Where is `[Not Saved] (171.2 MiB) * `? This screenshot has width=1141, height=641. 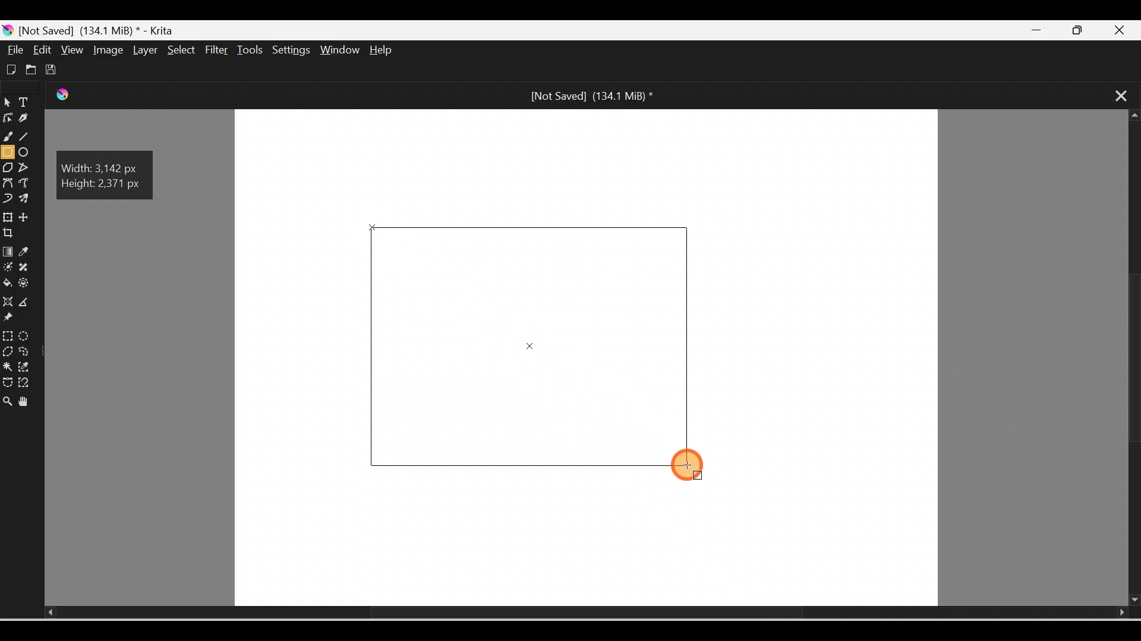
[Not Saved] (171.2 MiB) *  is located at coordinates (588, 95).